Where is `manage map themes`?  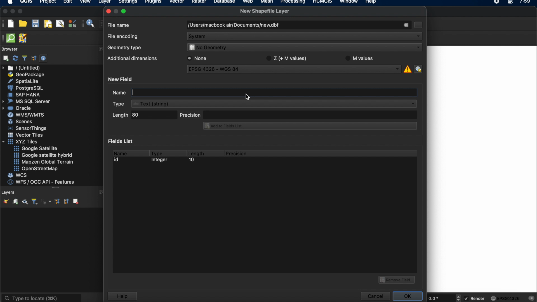 manage map themes is located at coordinates (24, 202).